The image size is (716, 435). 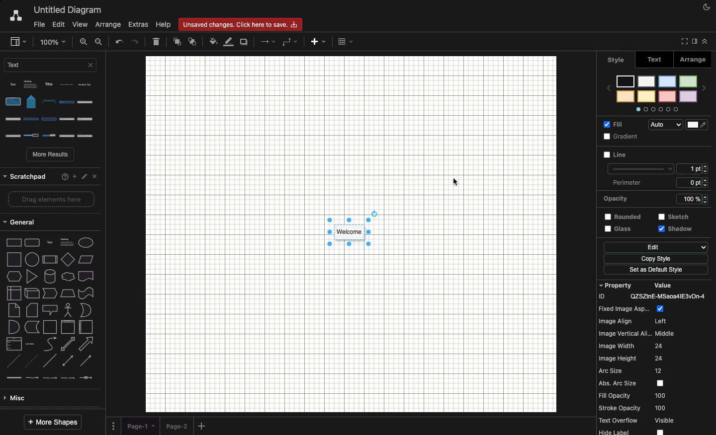 I want to click on Fill color, so click(x=213, y=42).